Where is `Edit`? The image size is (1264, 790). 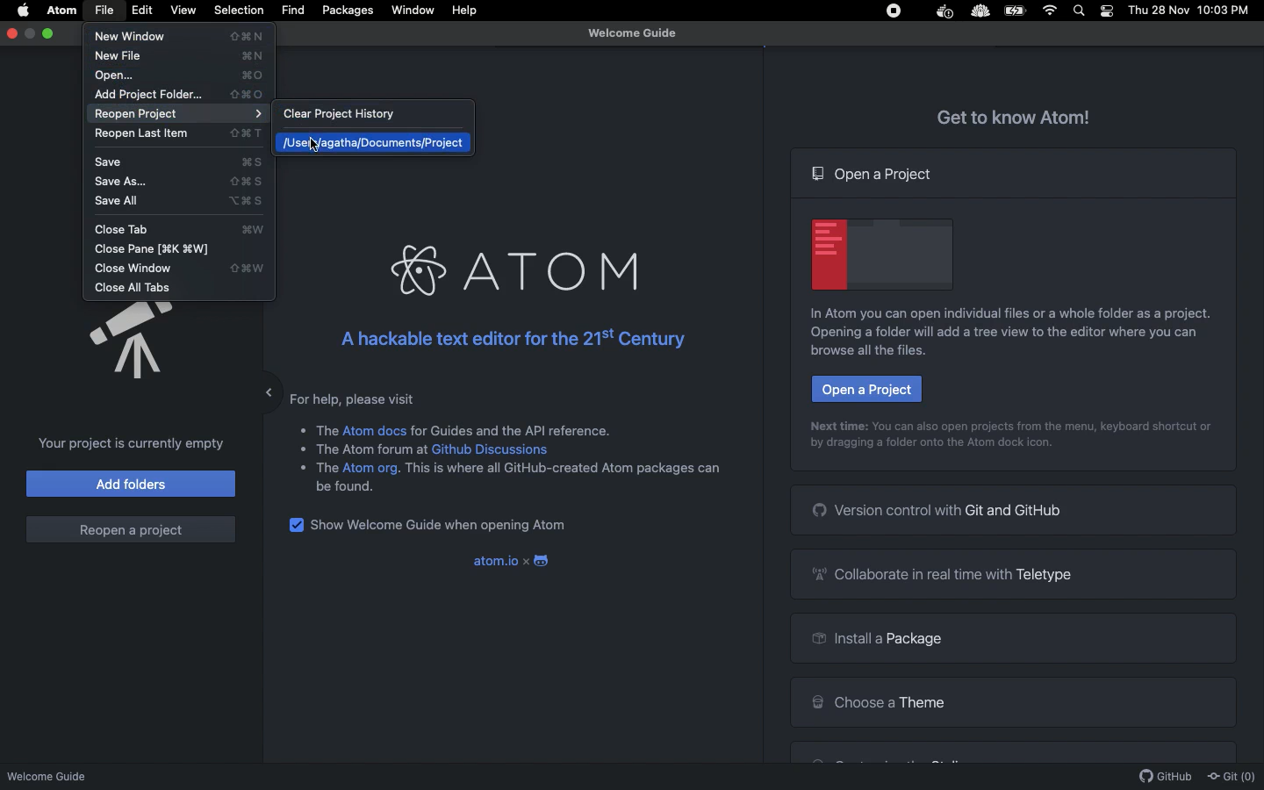 Edit is located at coordinates (143, 11).